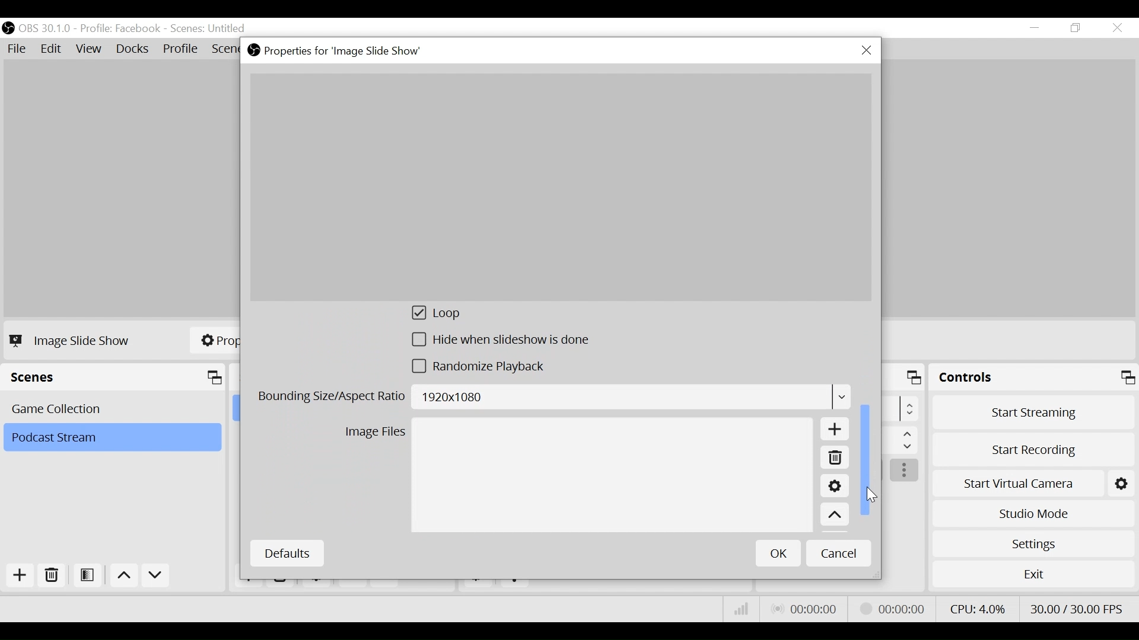  Describe the element at coordinates (560, 187) in the screenshot. I see `Preview Image Slide Show` at that location.